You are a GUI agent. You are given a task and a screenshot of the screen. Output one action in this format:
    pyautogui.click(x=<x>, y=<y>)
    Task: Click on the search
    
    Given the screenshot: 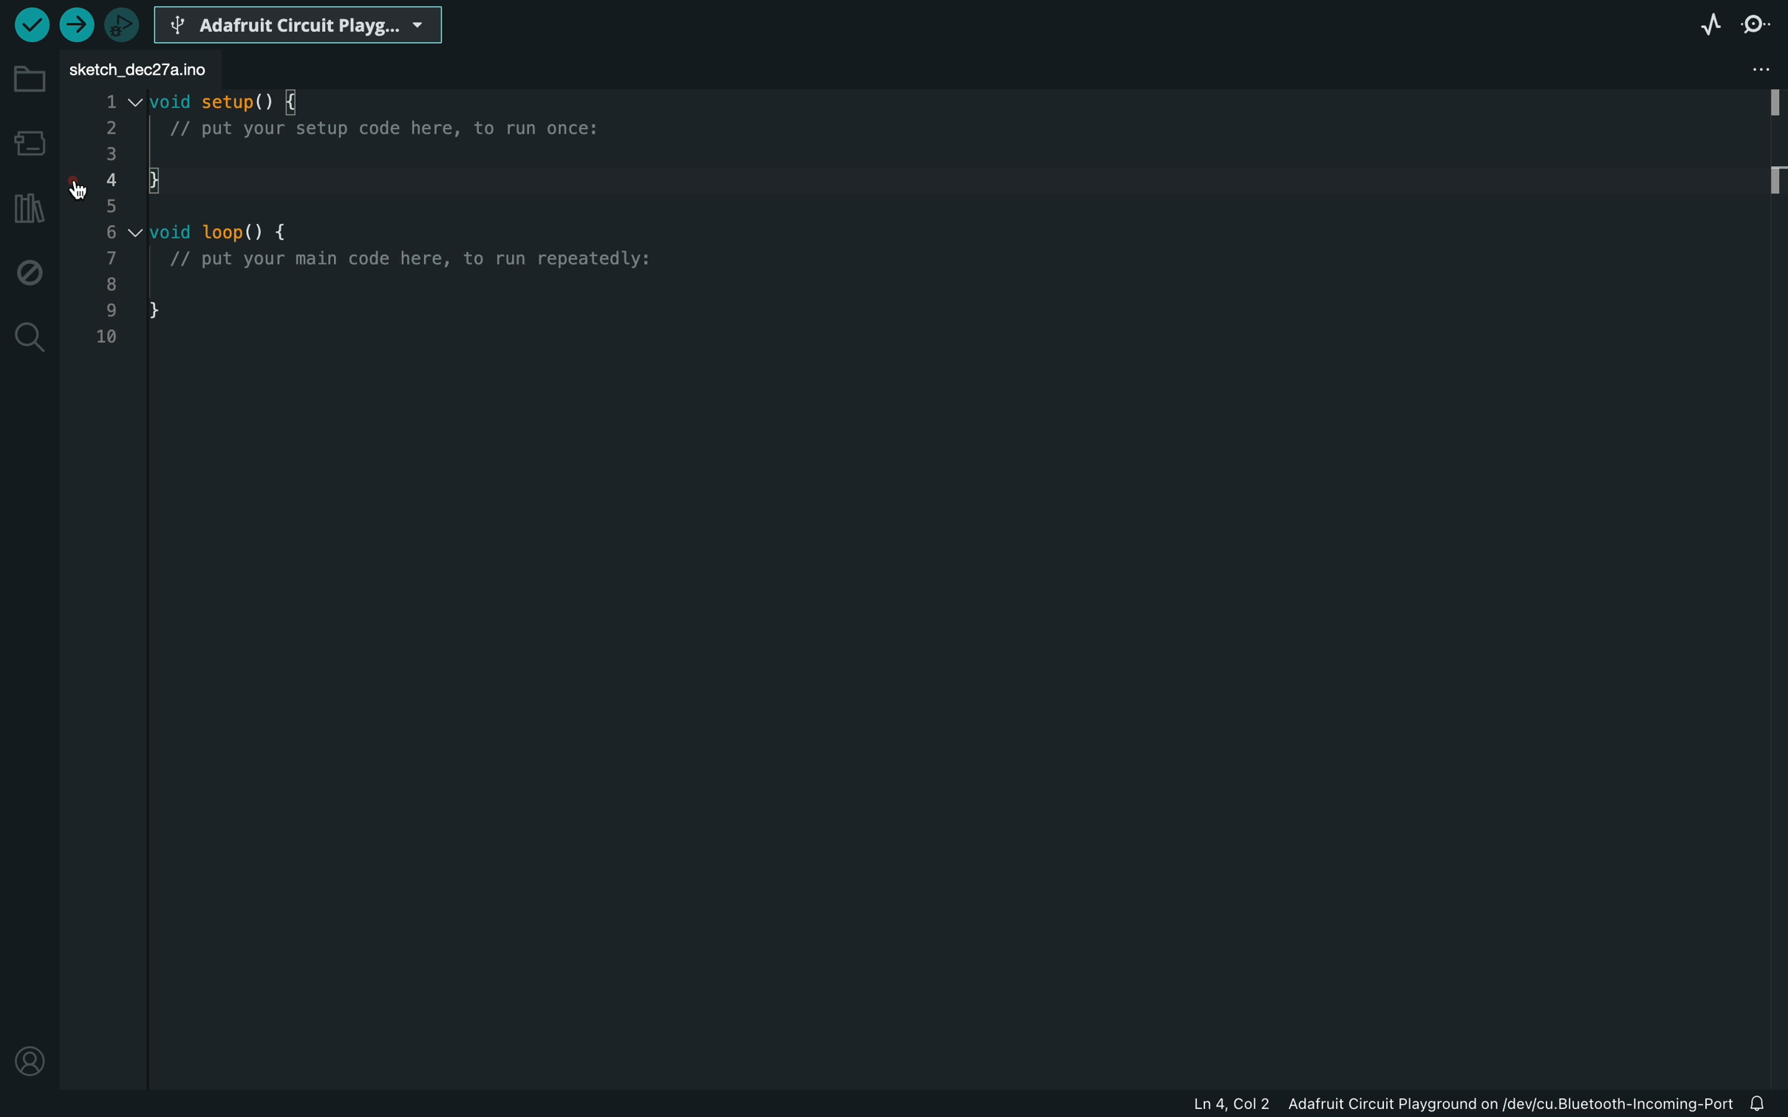 What is the action you would take?
    pyautogui.click(x=30, y=340)
    